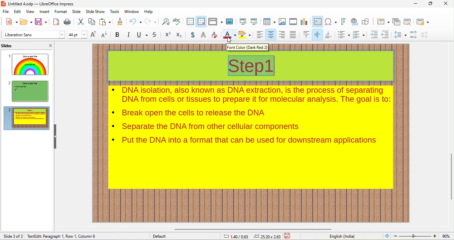 Image resolution: width=454 pixels, height=240 pixels. Describe the element at coordinates (330, 22) in the screenshot. I see `insert special characters` at that location.